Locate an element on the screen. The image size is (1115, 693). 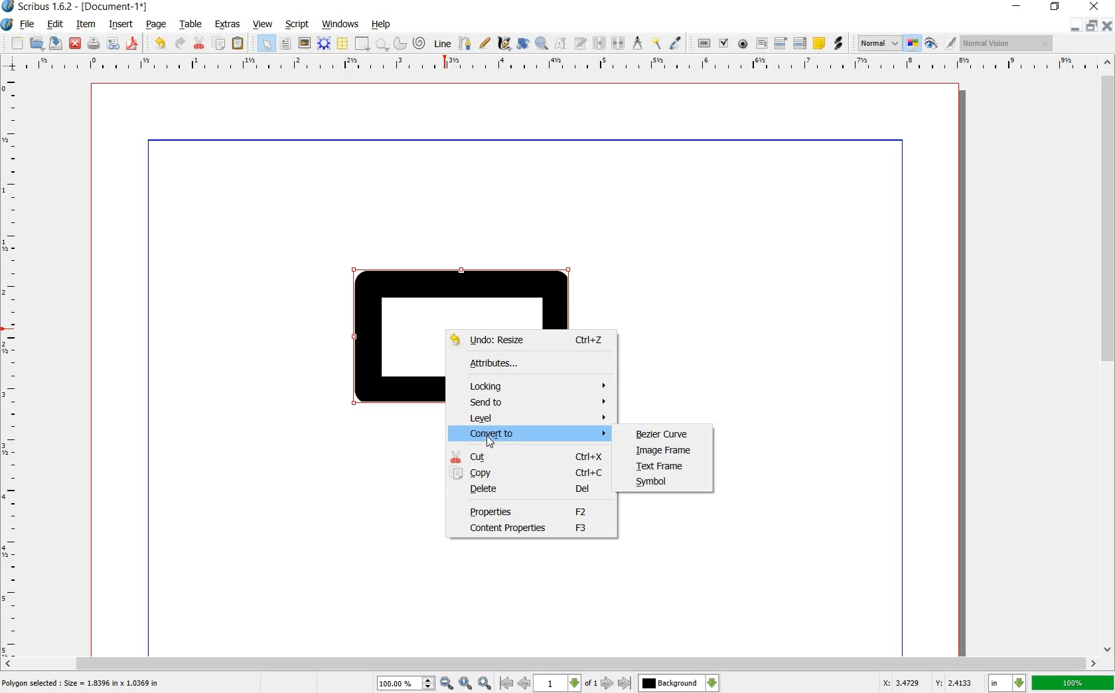
CUT Ctrl+X is located at coordinates (529, 456).